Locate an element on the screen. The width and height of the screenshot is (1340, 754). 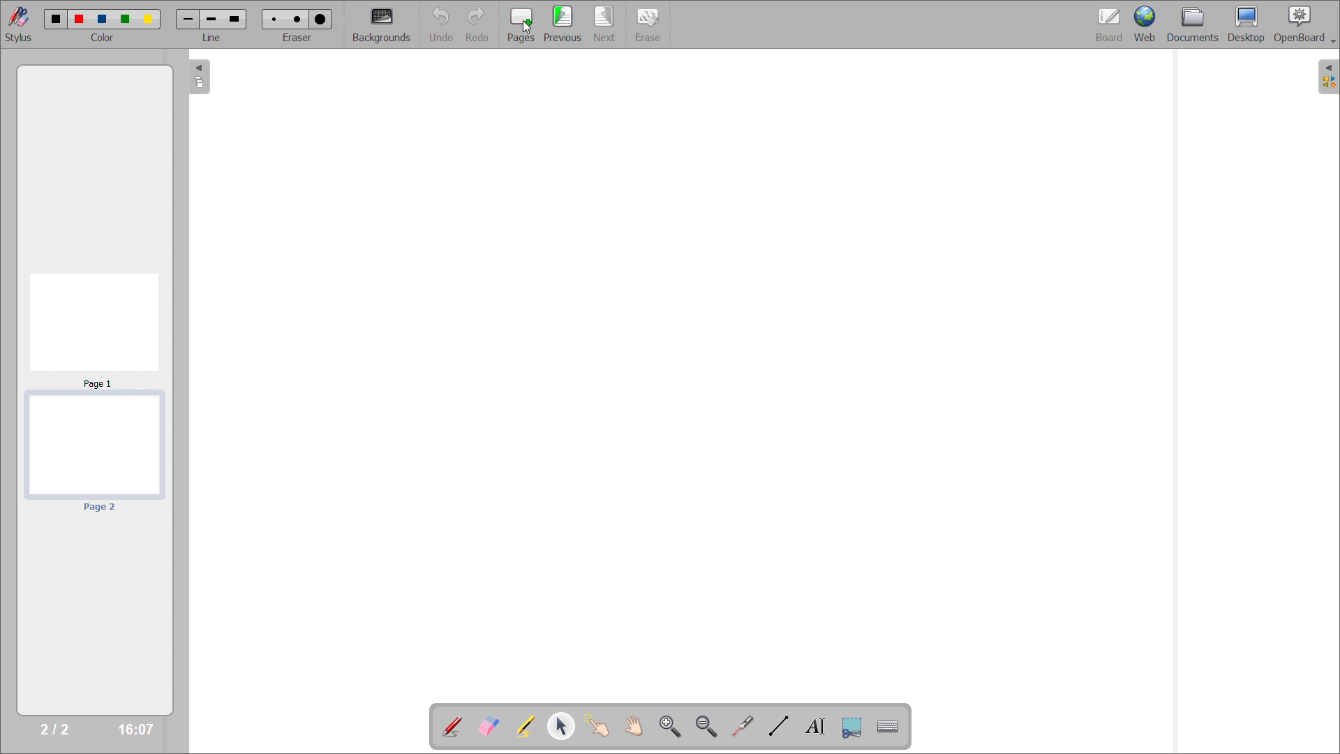
web is located at coordinates (1145, 24).